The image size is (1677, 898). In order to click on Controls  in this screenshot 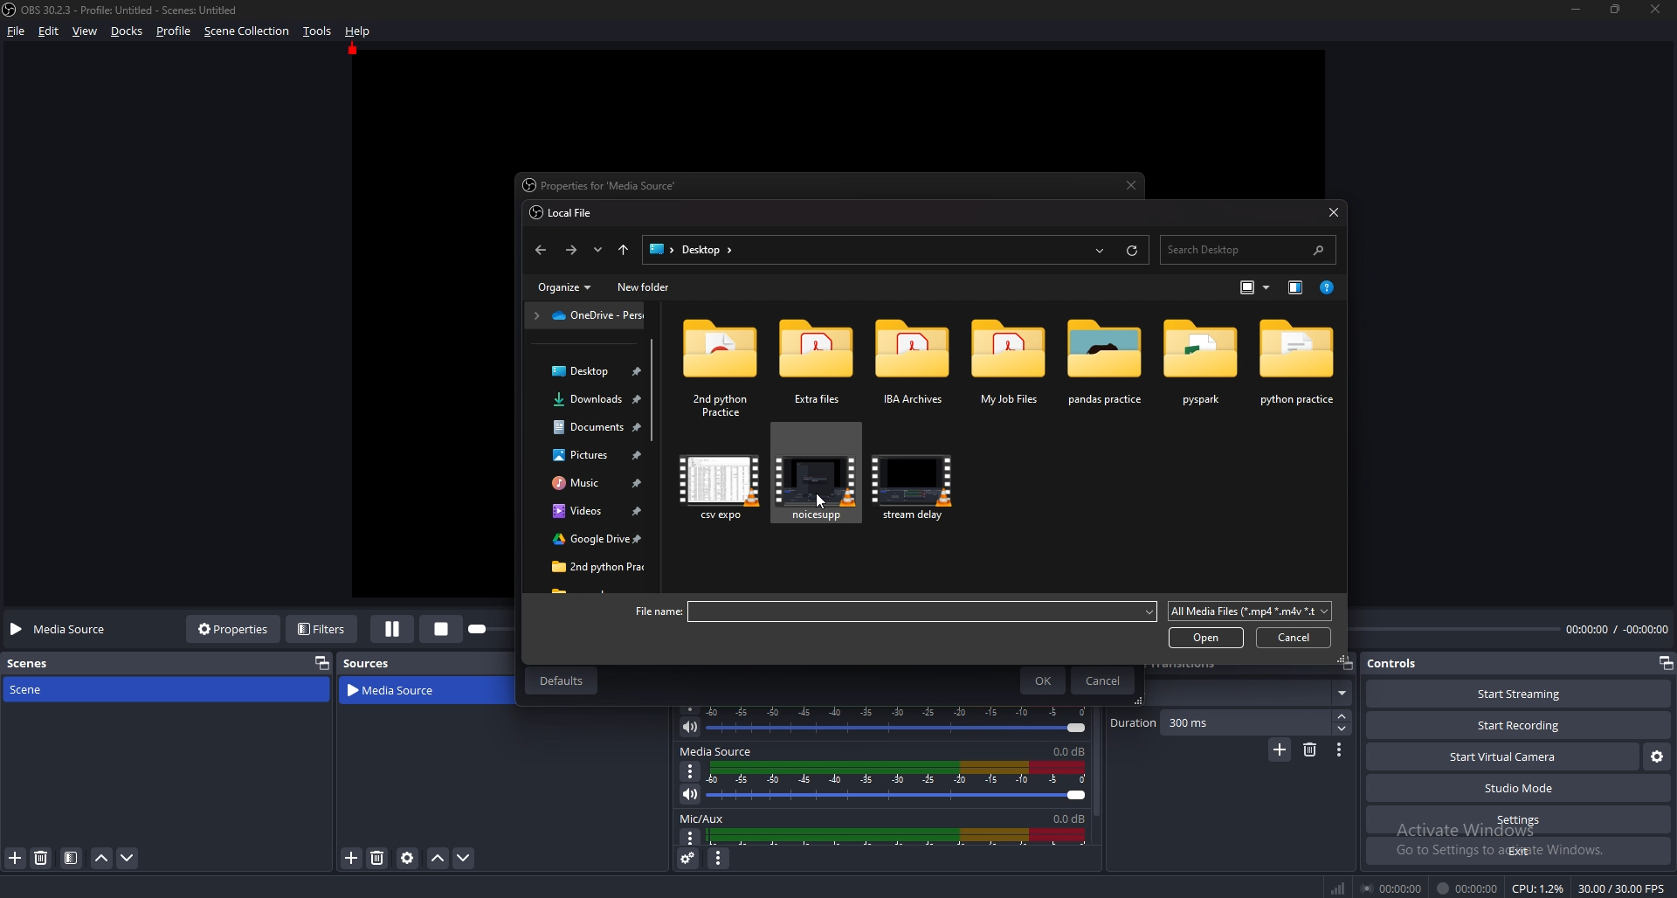, I will do `click(1395, 663)`.